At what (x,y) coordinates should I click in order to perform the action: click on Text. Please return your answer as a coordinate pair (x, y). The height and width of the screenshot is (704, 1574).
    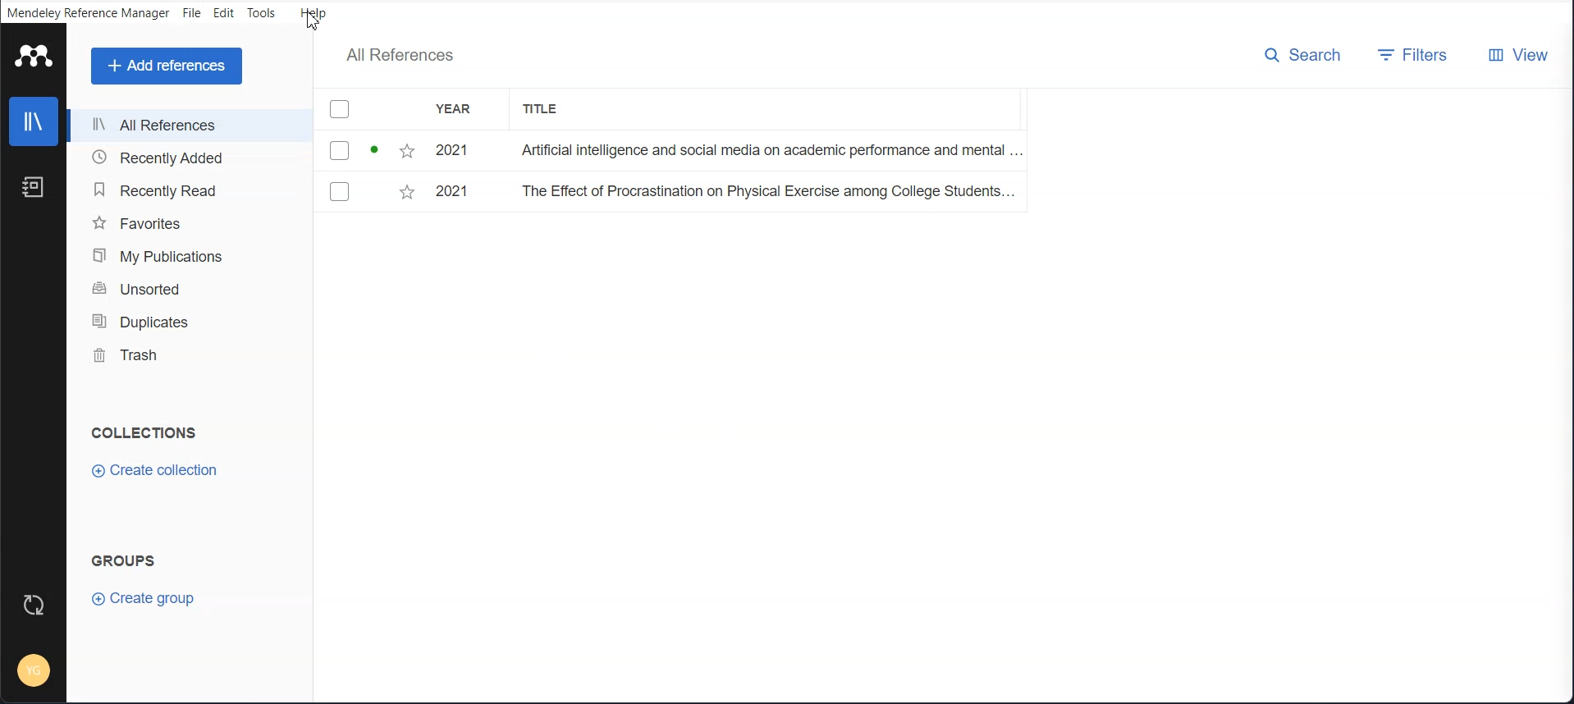
    Looking at the image, I should click on (144, 434).